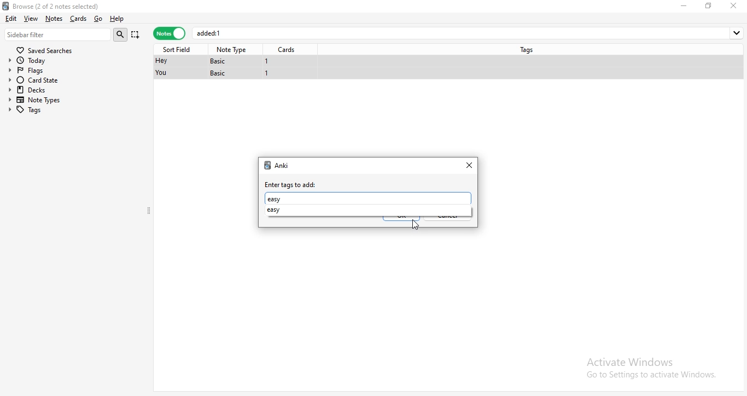 The height and width of the screenshot is (396, 747). What do you see at coordinates (529, 49) in the screenshot?
I see `tags` at bounding box center [529, 49].